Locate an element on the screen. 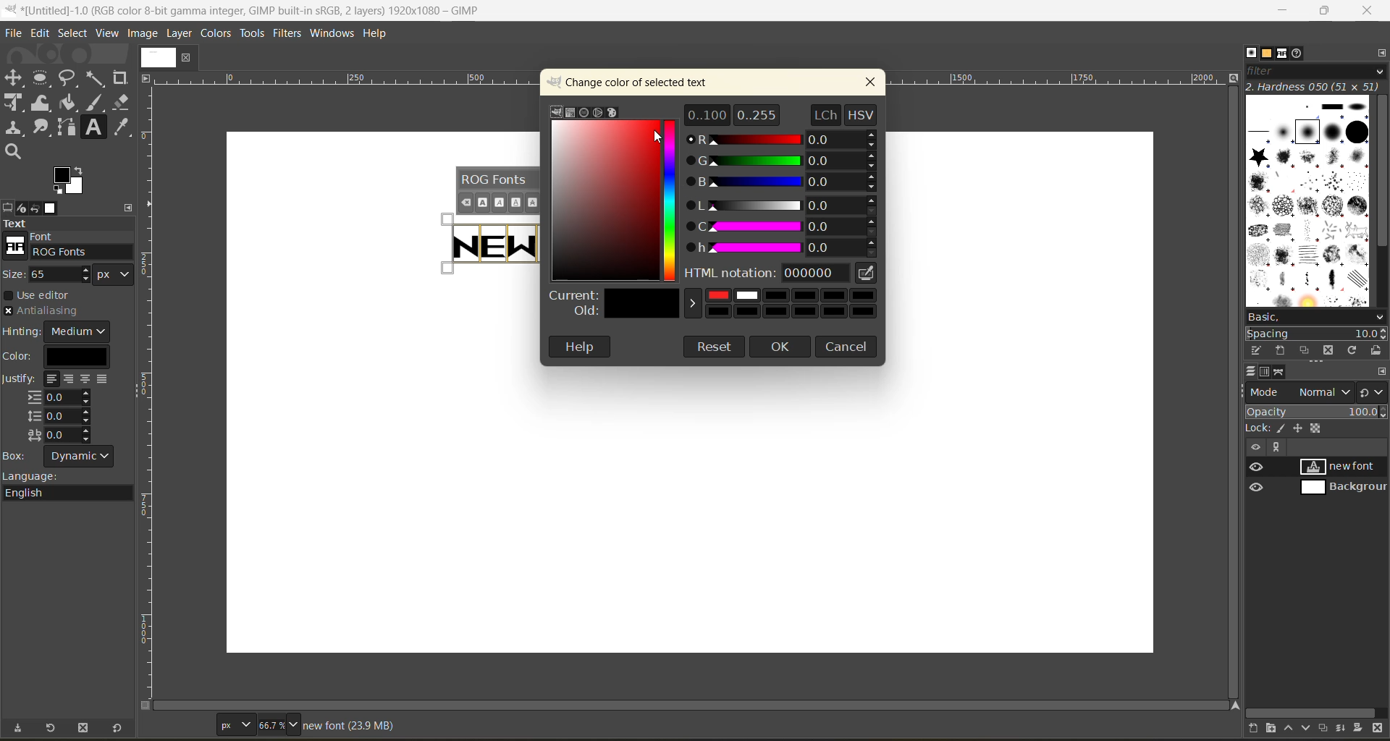 This screenshot has height=741, width=1390. create a duplicate is located at coordinates (1325, 727).